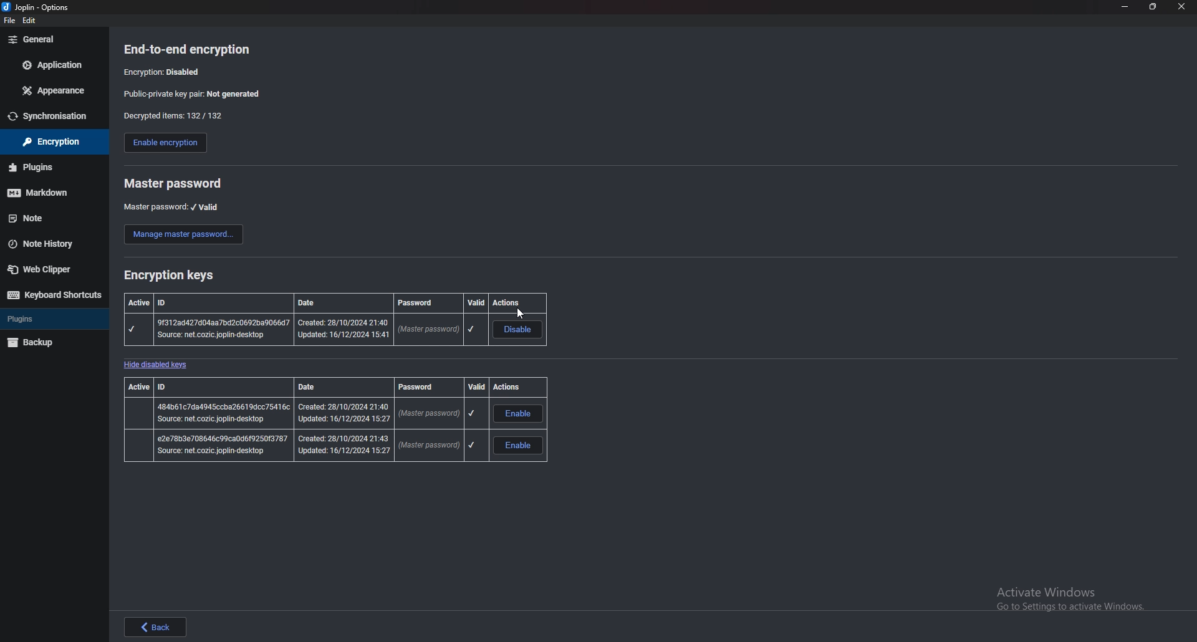 The width and height of the screenshot is (1197, 642). Describe the element at coordinates (304, 444) in the screenshot. I see `master password` at that location.